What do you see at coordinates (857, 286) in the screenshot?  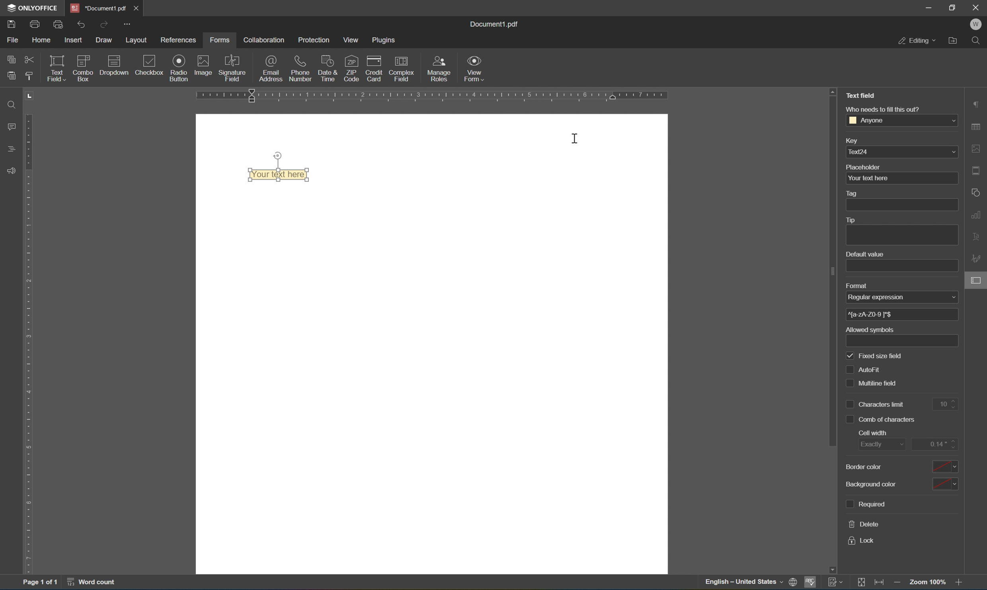 I see `format` at bounding box center [857, 286].